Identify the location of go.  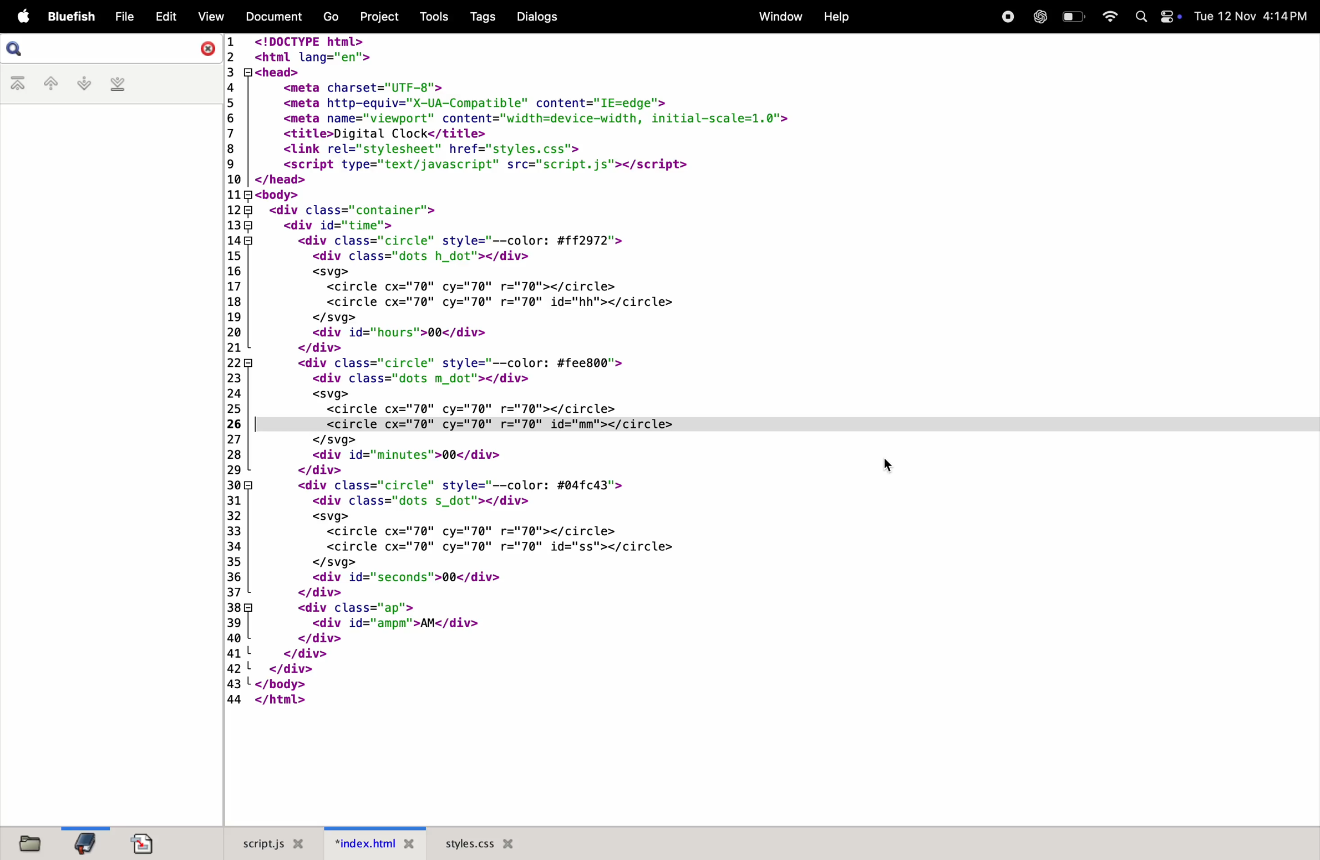
(329, 17).